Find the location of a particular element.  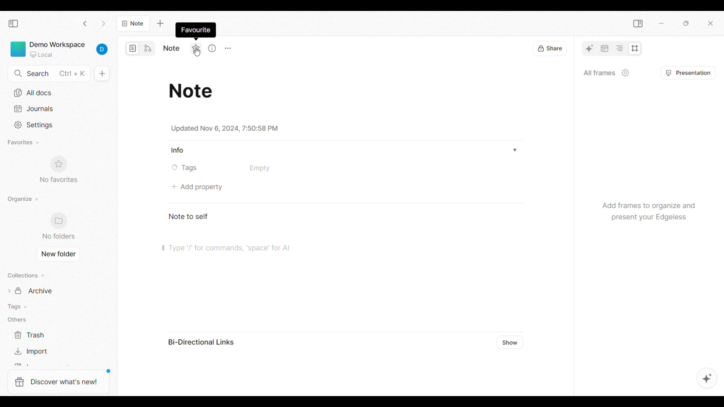

Discover what's new is located at coordinates (58, 382).